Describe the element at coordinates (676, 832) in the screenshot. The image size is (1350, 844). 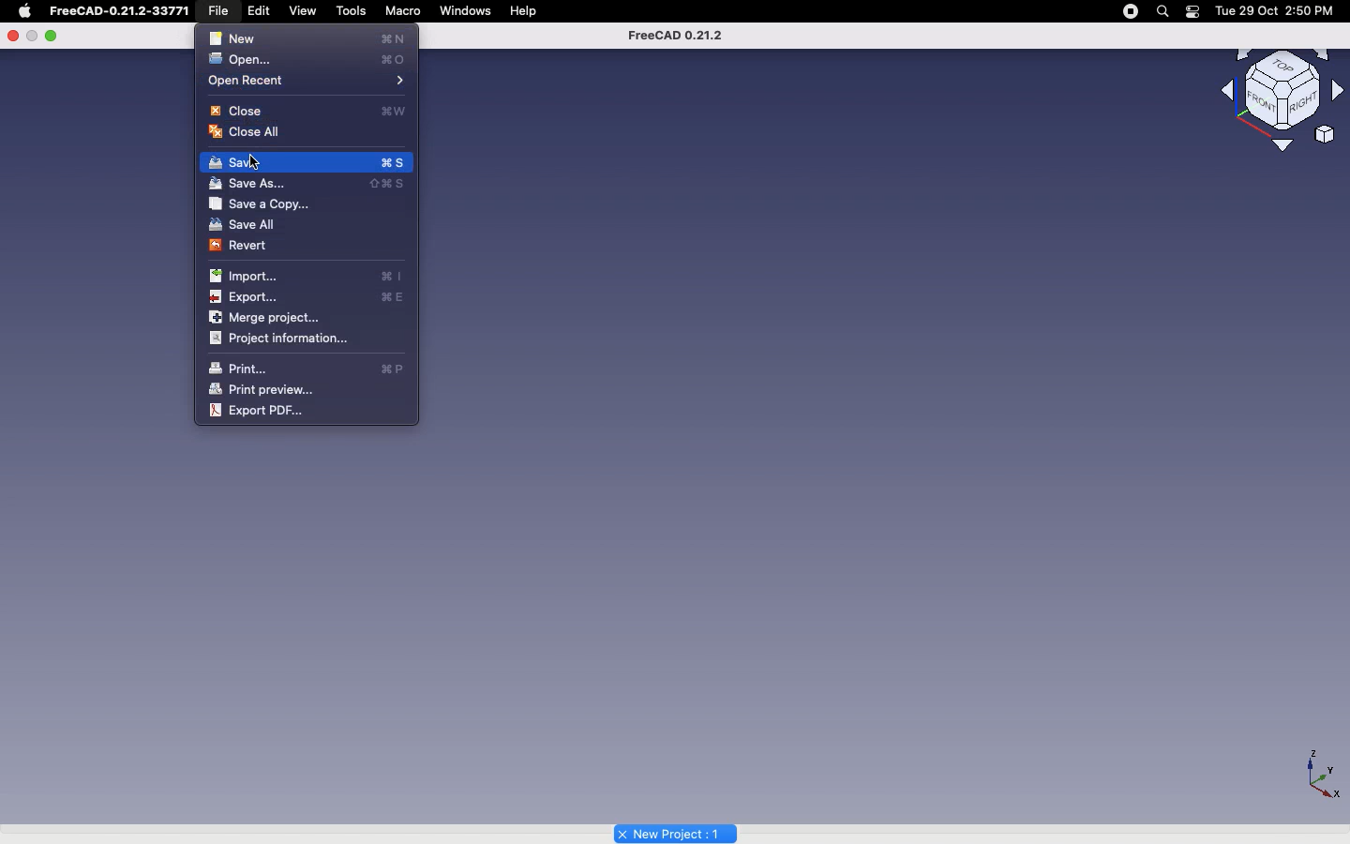
I see `Project name` at that location.